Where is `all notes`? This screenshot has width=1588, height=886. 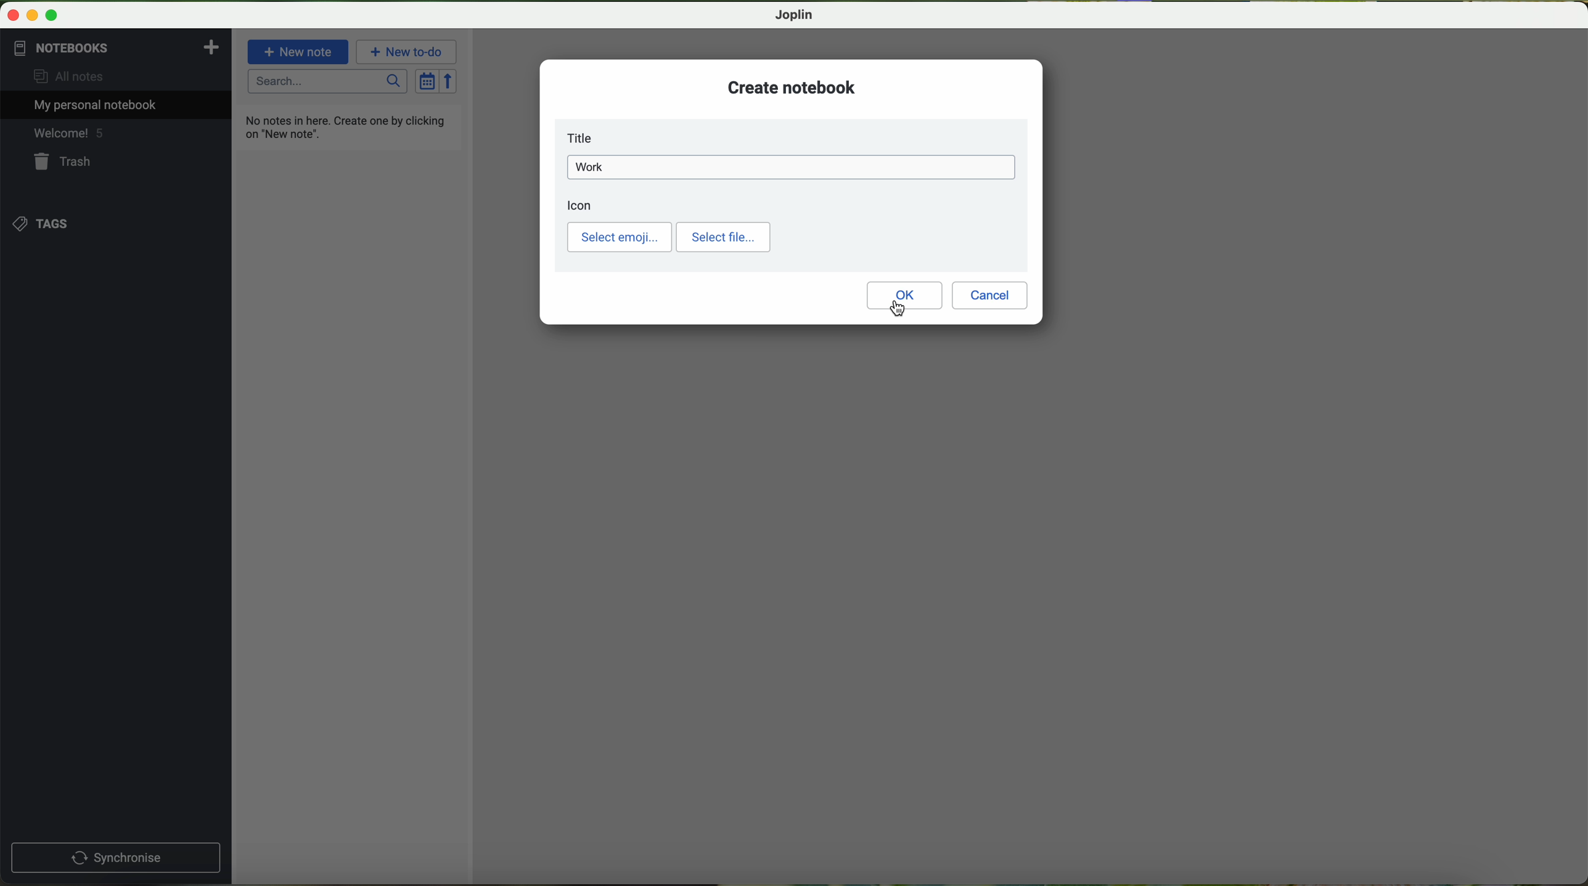
all notes is located at coordinates (63, 77).